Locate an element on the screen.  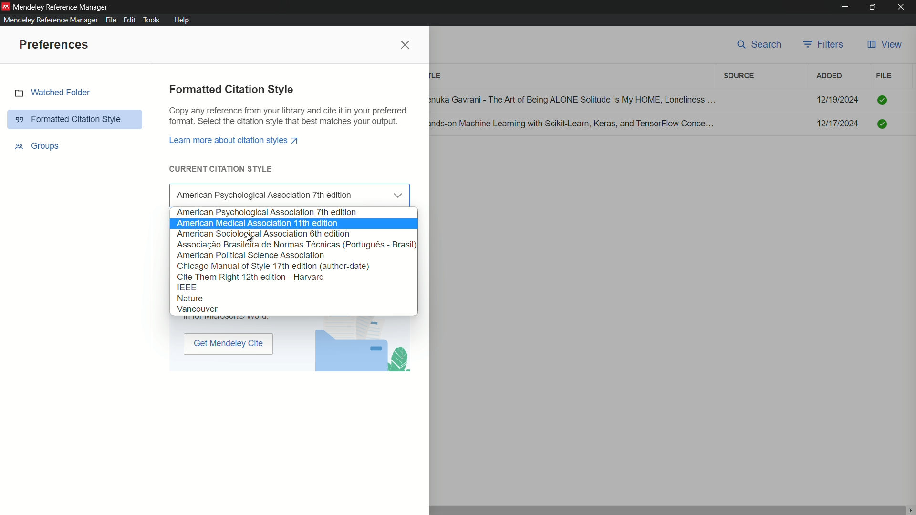
file menu is located at coordinates (111, 21).